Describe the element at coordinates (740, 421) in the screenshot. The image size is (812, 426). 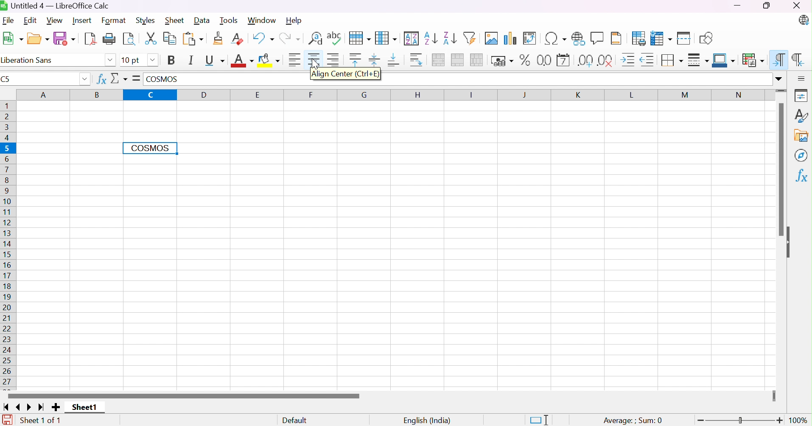
I see `Slider` at that location.